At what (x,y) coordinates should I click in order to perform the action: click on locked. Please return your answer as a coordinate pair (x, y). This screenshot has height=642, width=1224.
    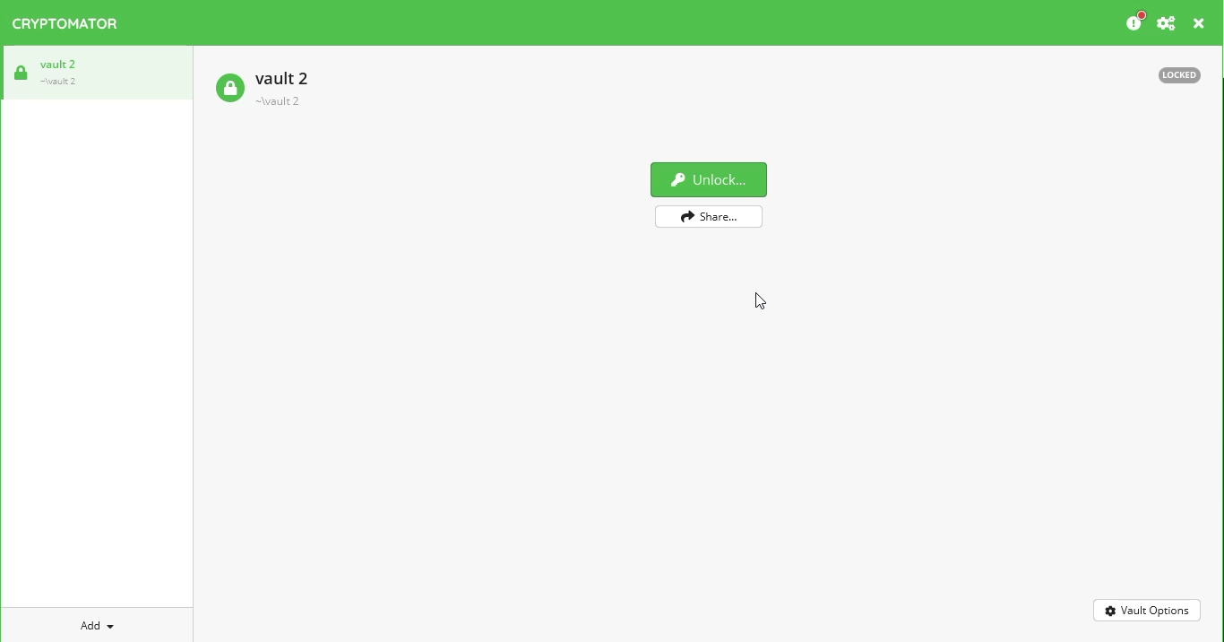
    Looking at the image, I should click on (1179, 75).